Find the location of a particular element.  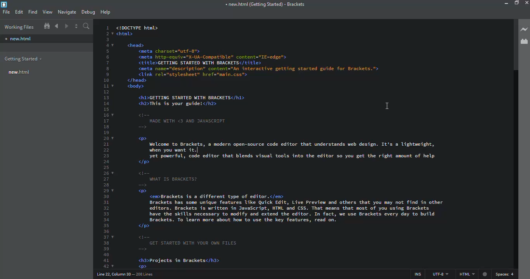

search is located at coordinates (87, 26).